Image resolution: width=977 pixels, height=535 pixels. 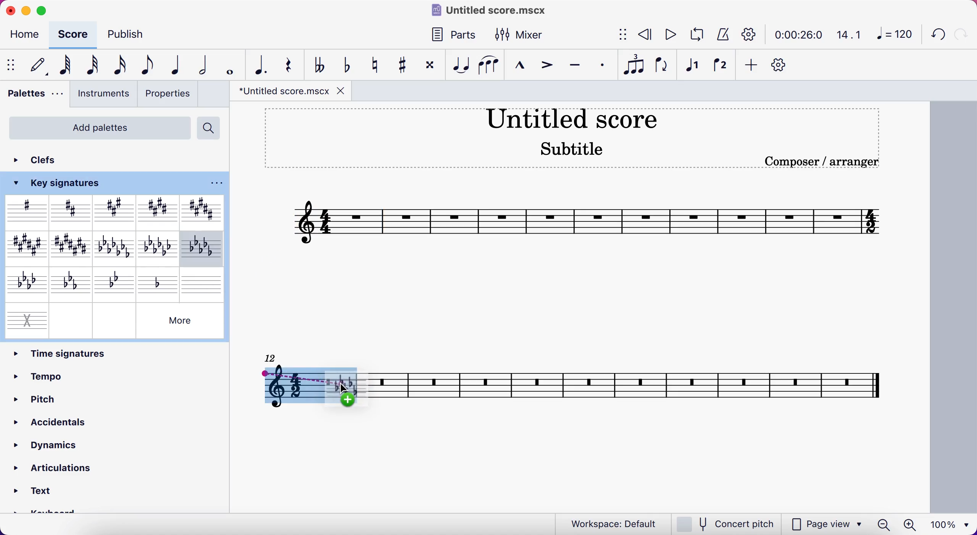 I want to click on maximize, so click(x=45, y=11).